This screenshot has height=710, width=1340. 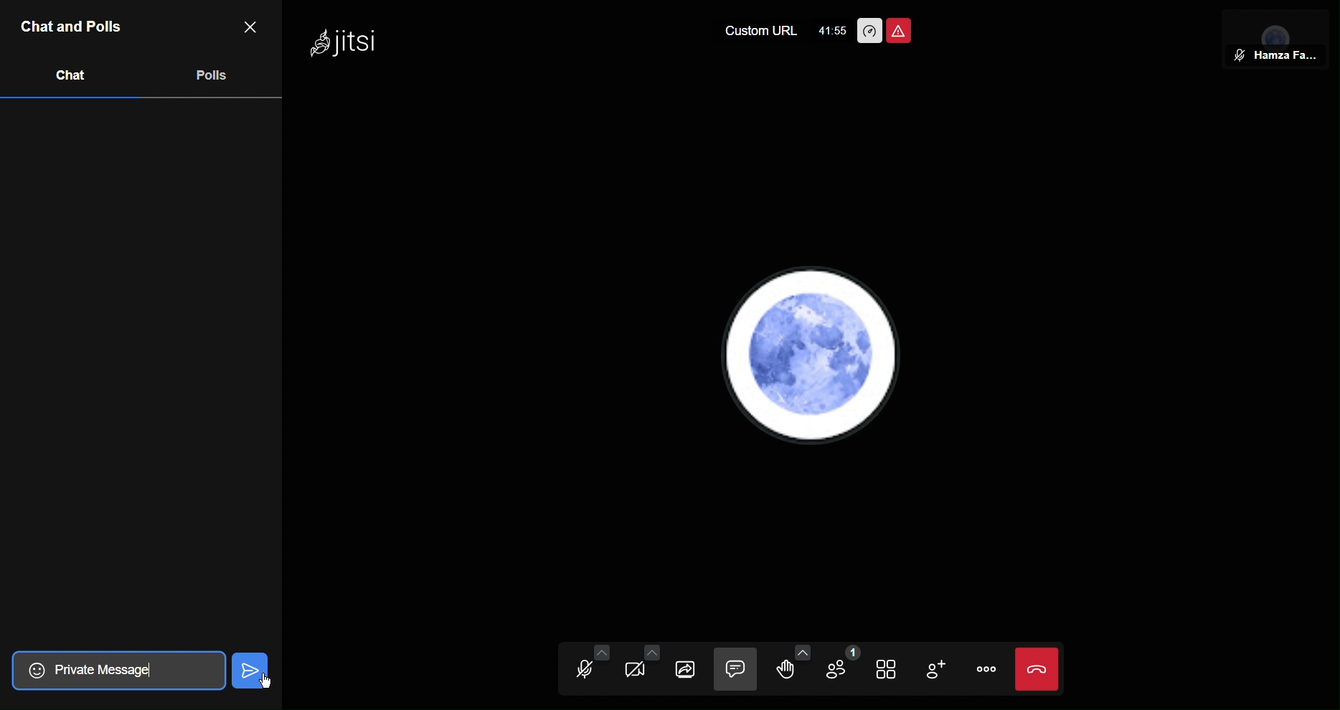 What do you see at coordinates (684, 666) in the screenshot?
I see `Share Selection` at bounding box center [684, 666].